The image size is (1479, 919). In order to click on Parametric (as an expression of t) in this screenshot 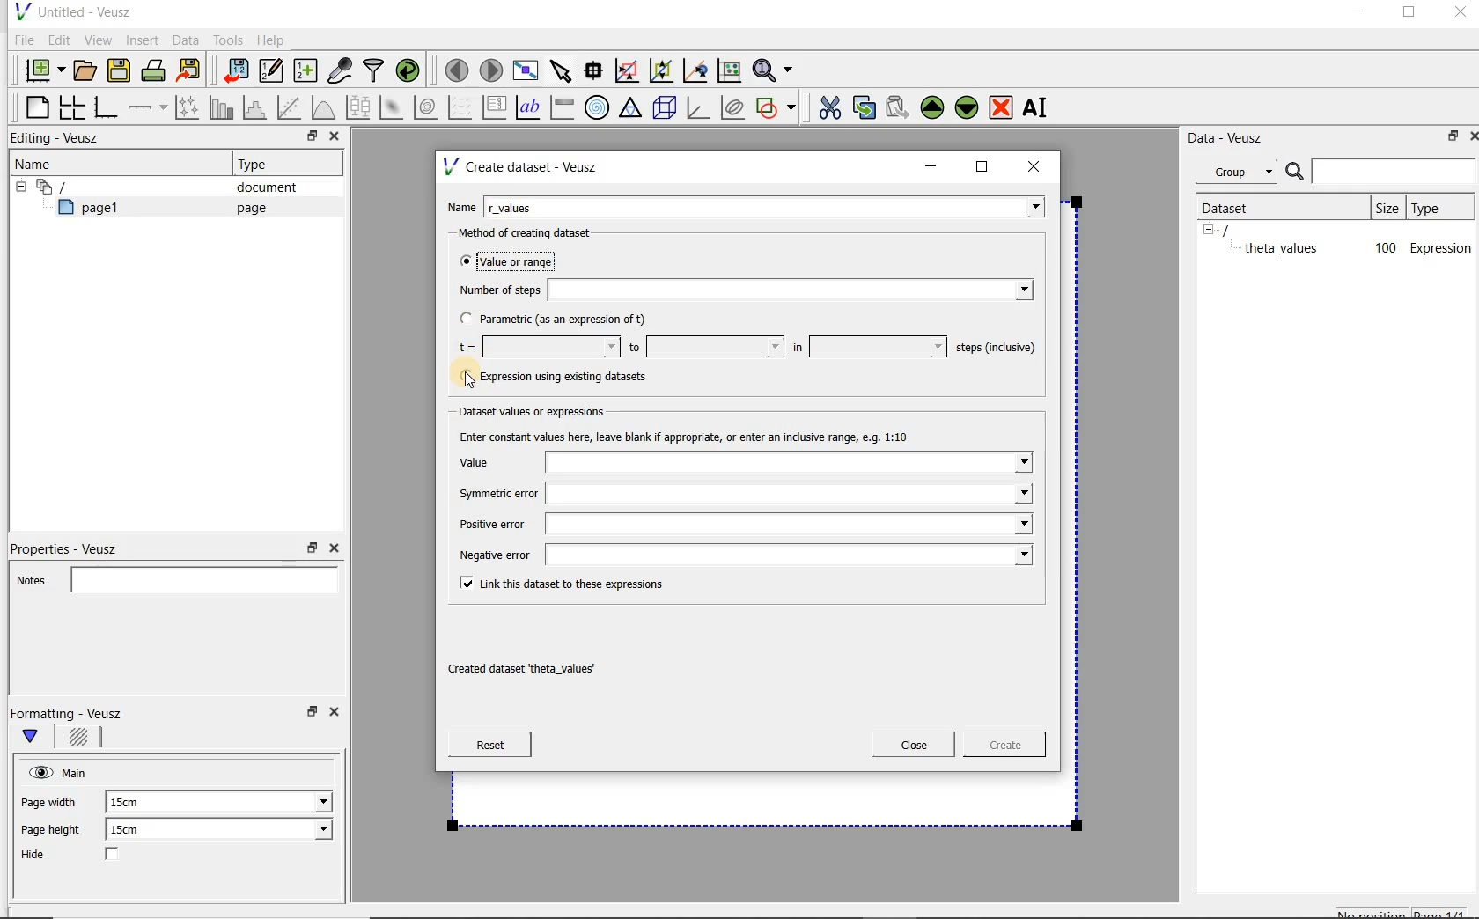, I will do `click(561, 320)`.